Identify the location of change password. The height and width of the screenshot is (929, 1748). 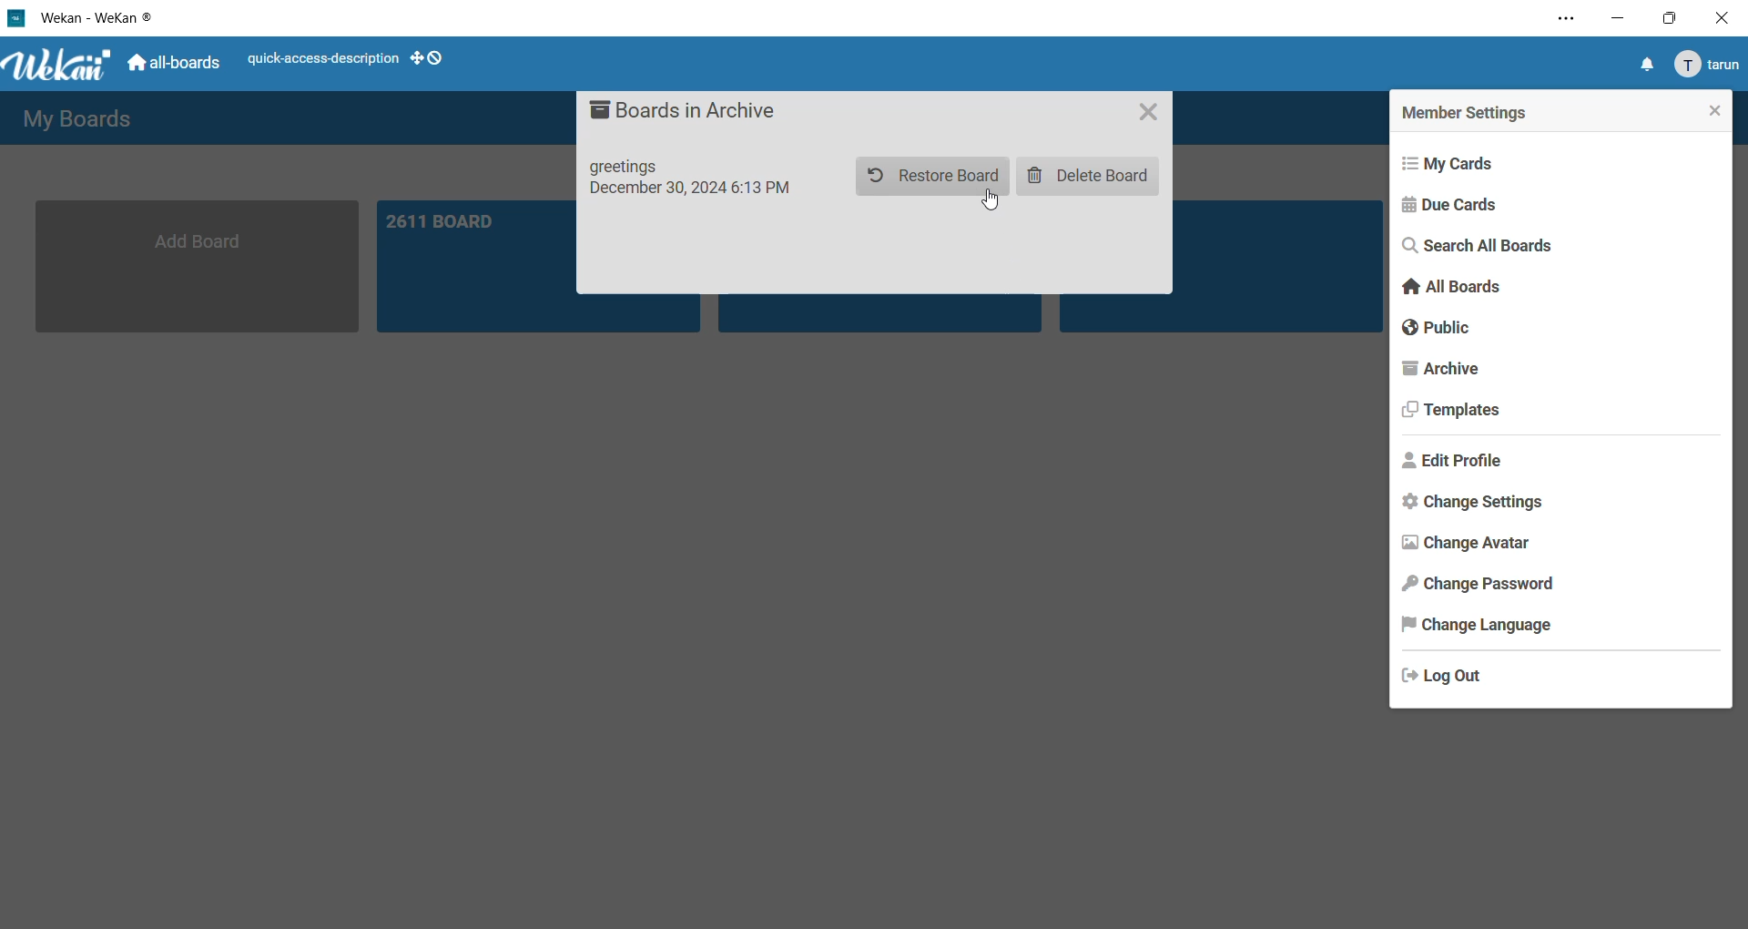
(1480, 586).